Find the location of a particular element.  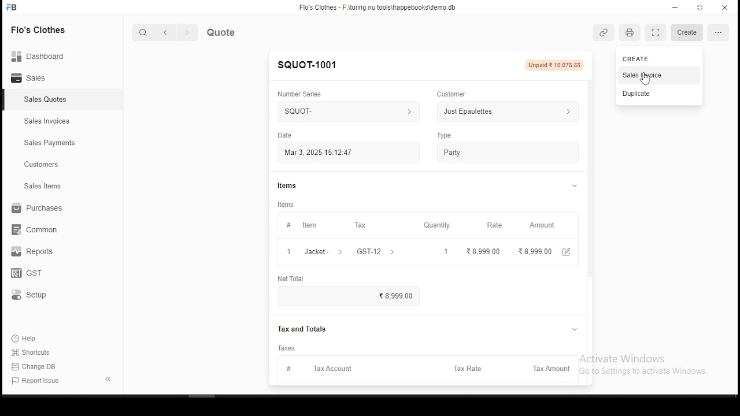

shortouts is located at coordinates (31, 352).